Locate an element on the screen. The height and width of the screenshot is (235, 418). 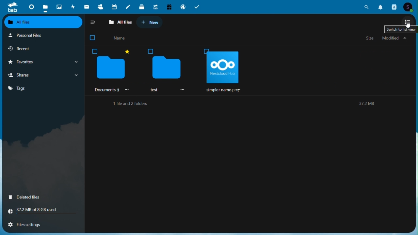
1 file and 2 folders is located at coordinates (245, 104).